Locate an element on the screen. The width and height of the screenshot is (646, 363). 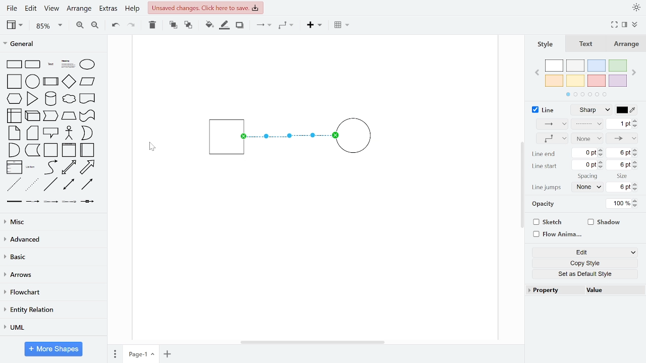
waypoints is located at coordinates (552, 139).